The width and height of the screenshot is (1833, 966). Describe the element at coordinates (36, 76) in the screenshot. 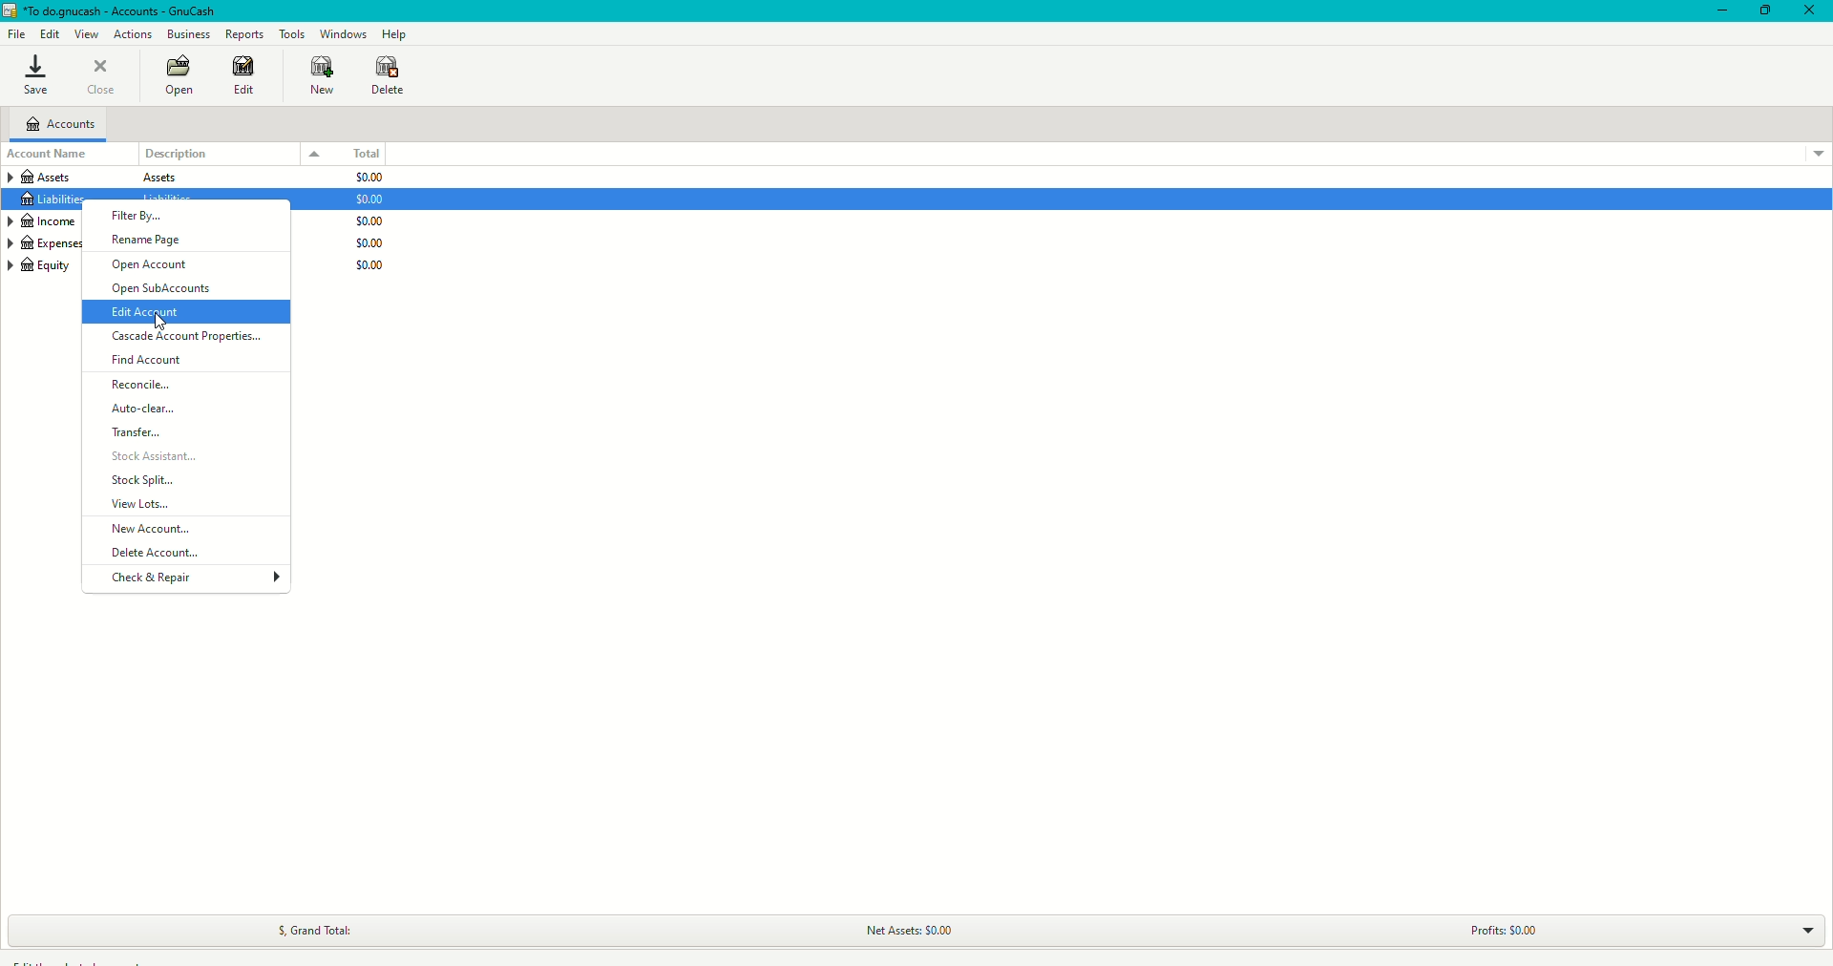

I see `Save` at that location.